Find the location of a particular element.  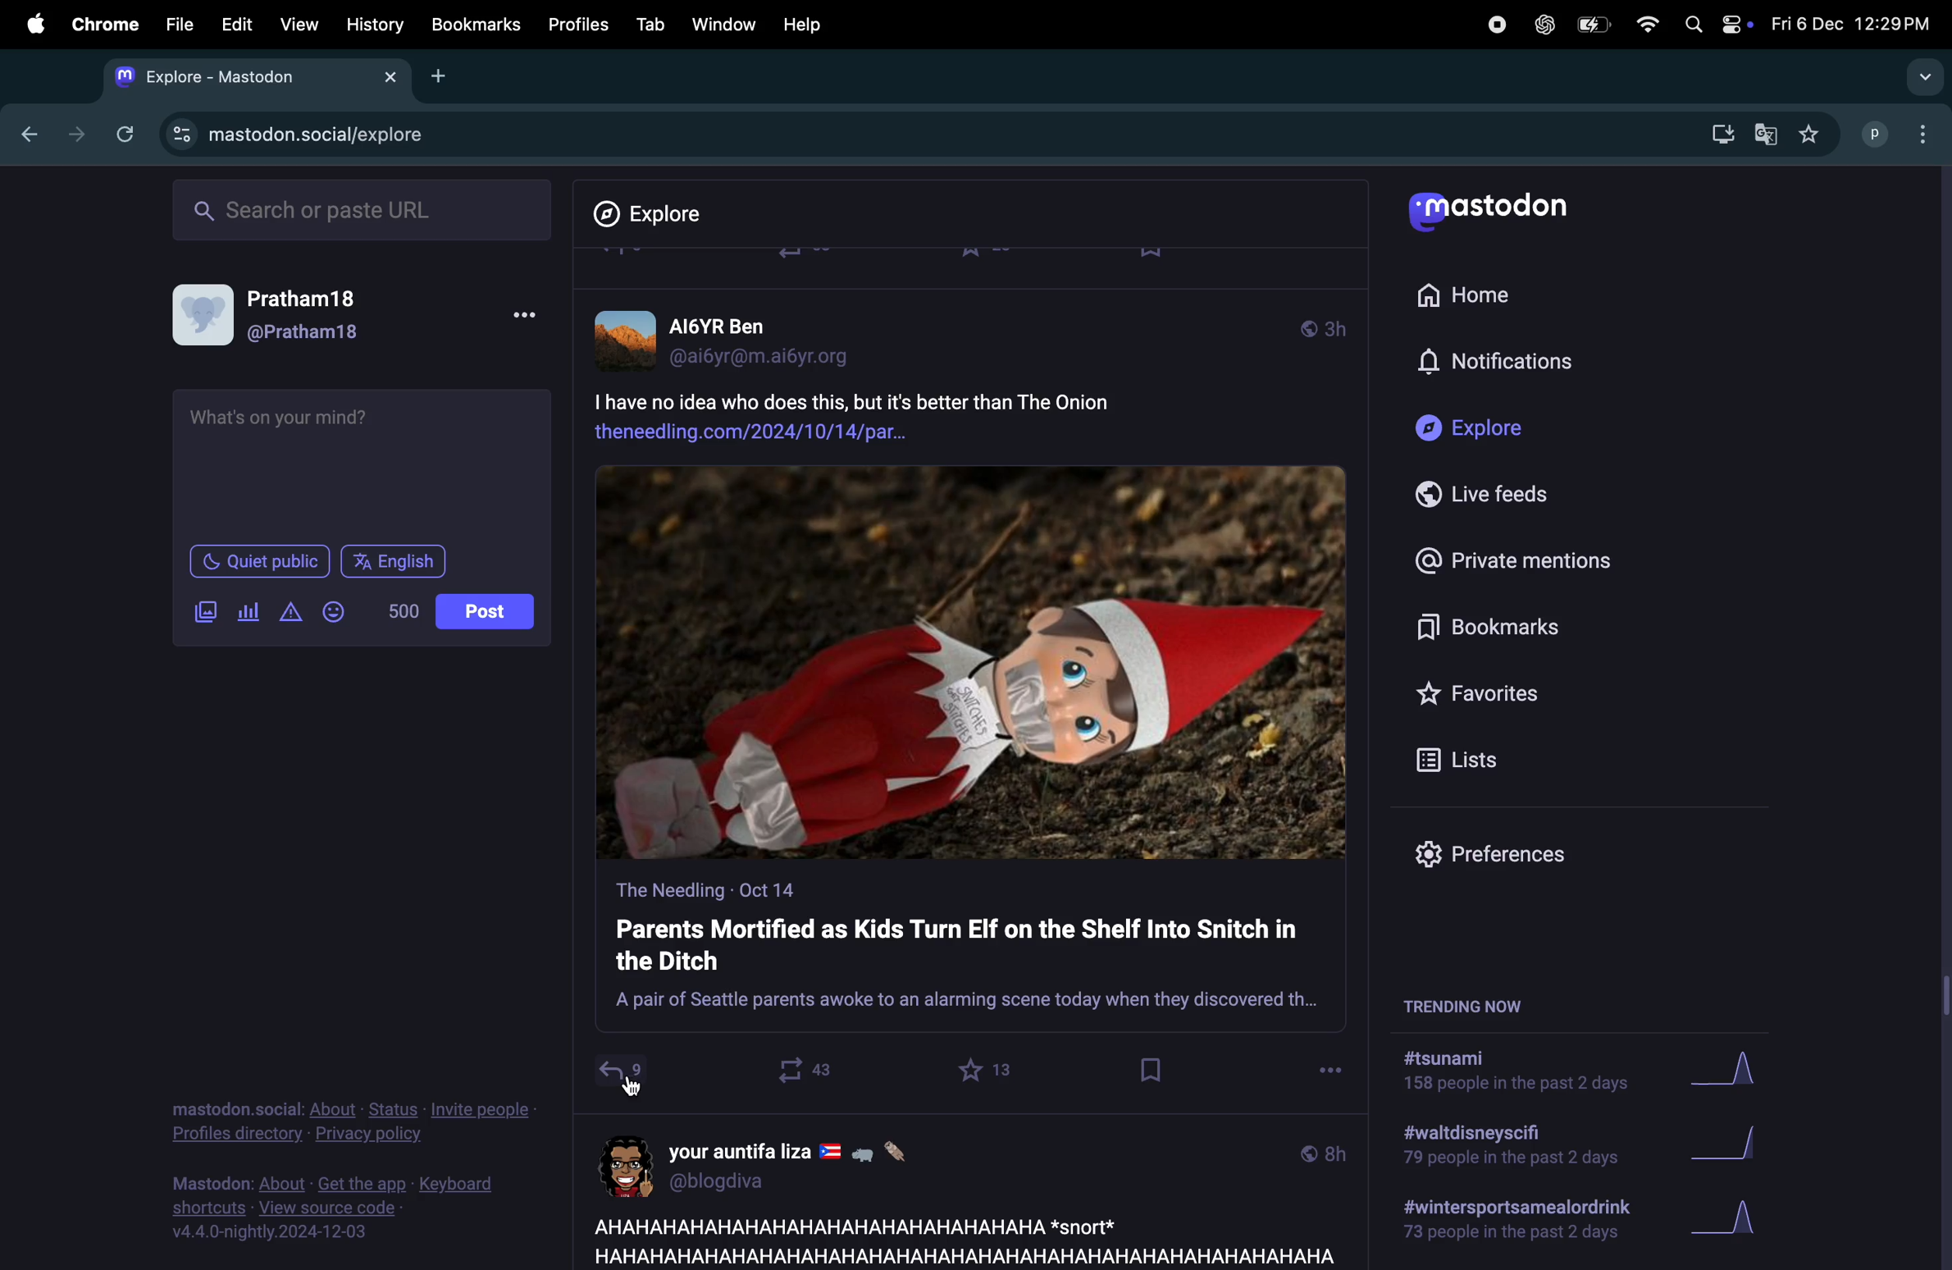

drop down is located at coordinates (1919, 78).